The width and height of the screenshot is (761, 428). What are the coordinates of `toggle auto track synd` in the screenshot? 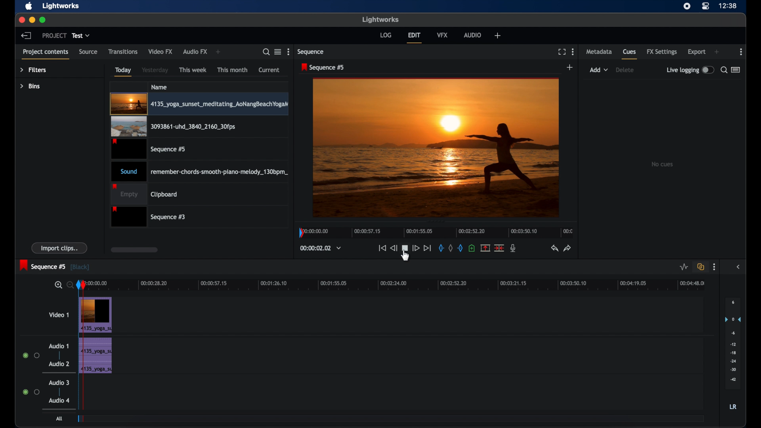 It's located at (701, 267).